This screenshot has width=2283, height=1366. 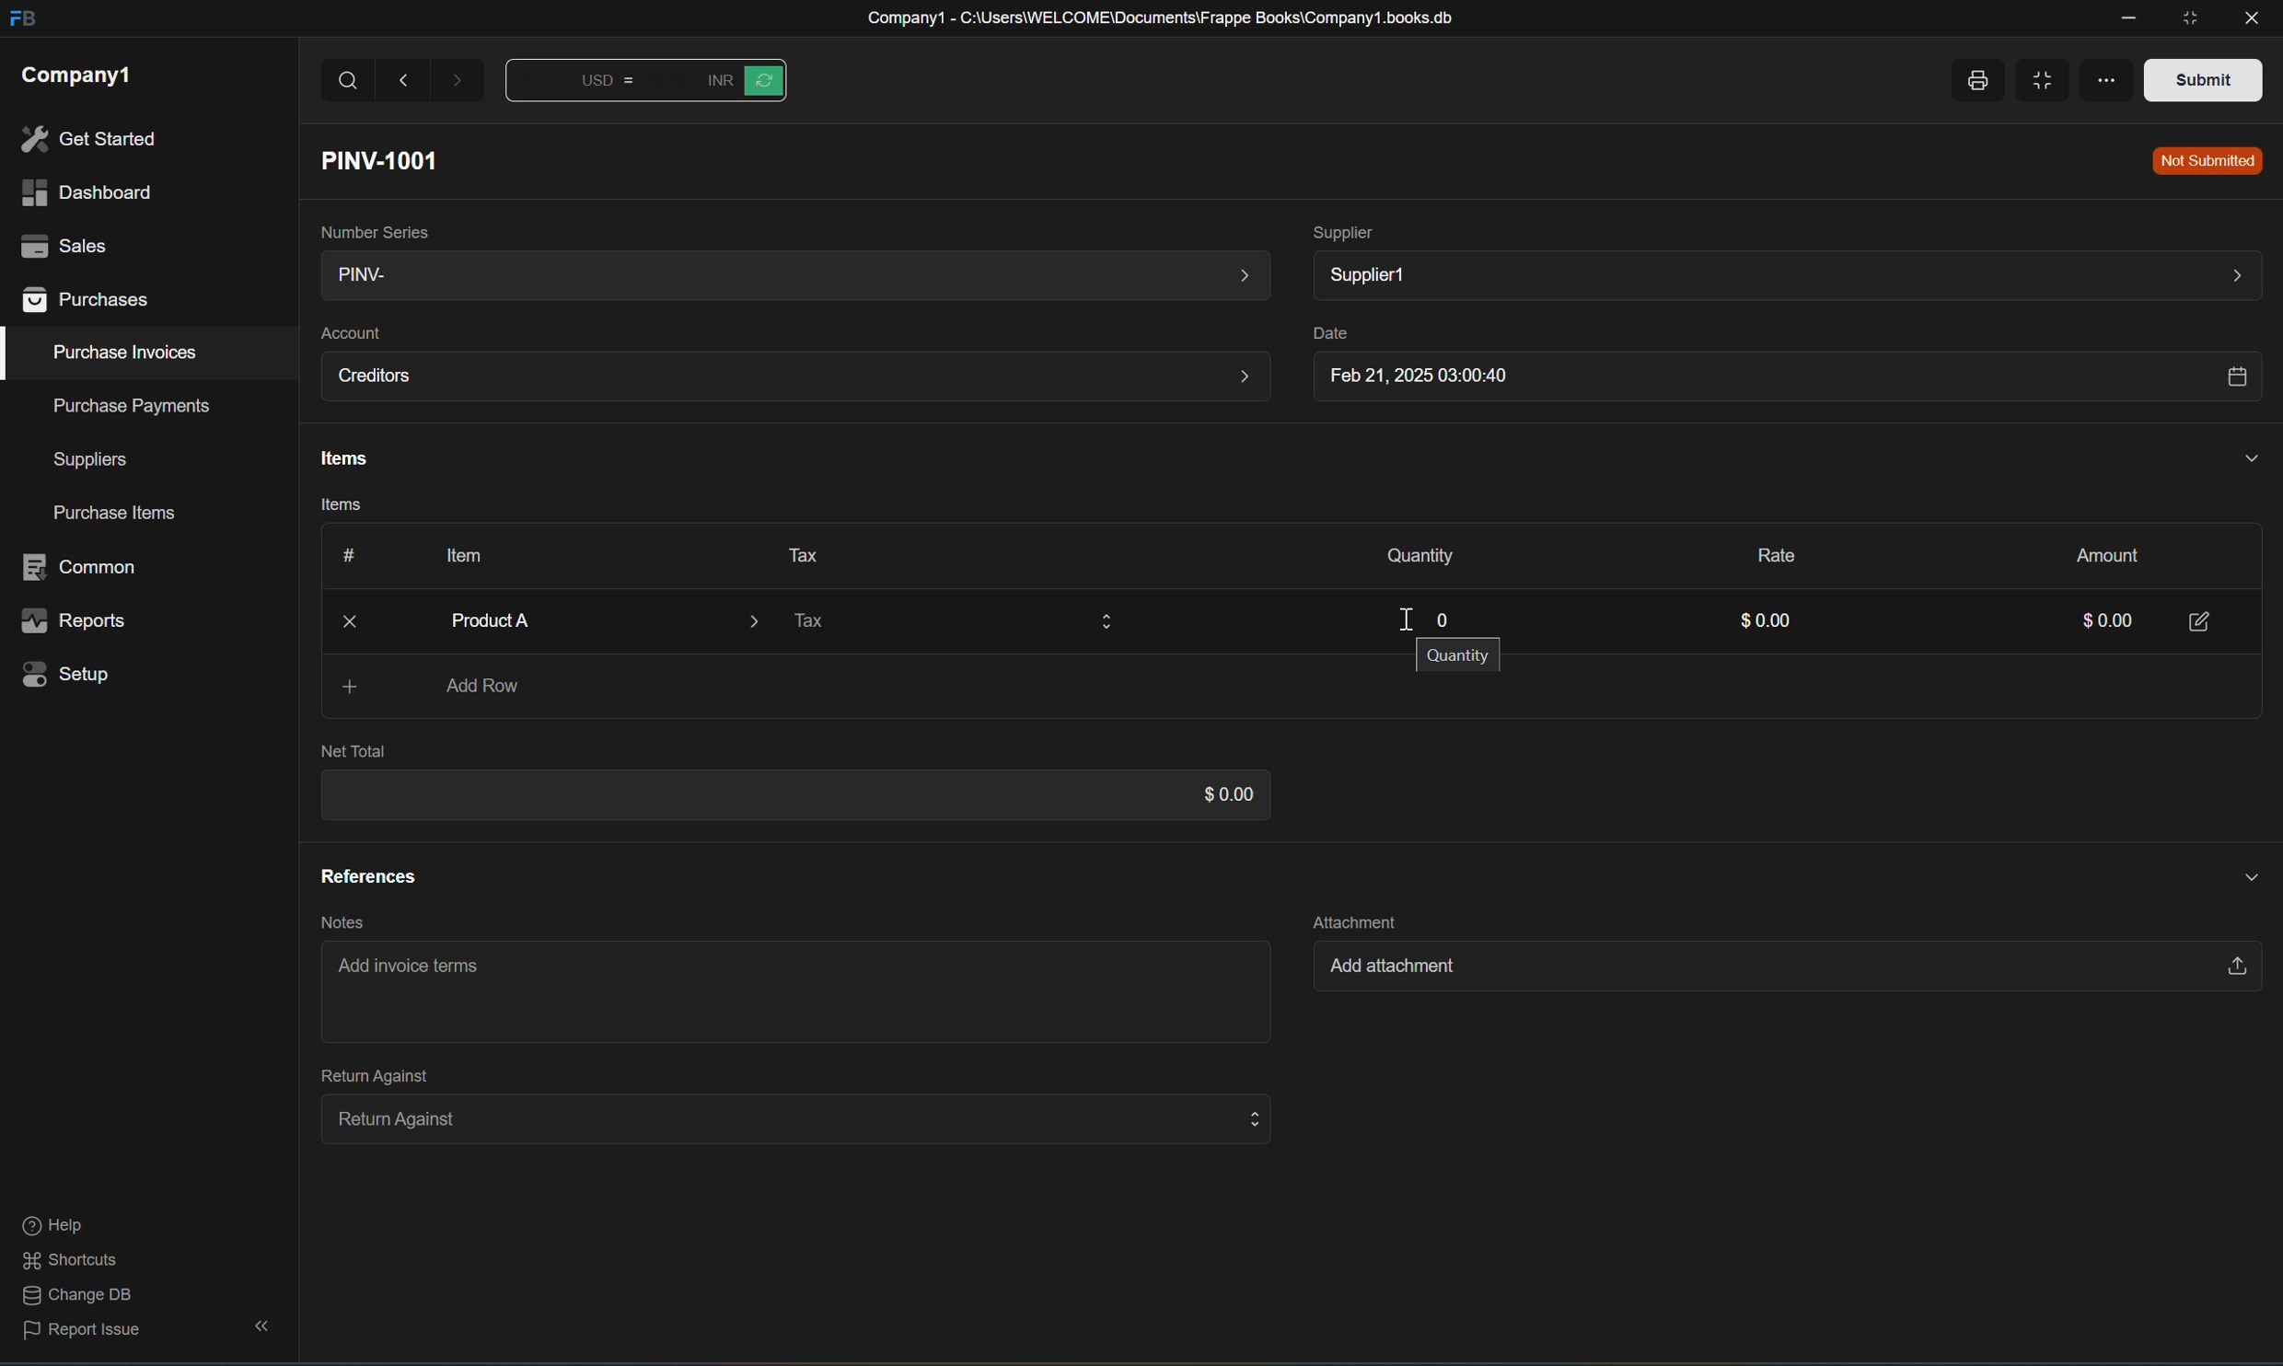 What do you see at coordinates (2203, 78) in the screenshot?
I see `Submit` at bounding box center [2203, 78].